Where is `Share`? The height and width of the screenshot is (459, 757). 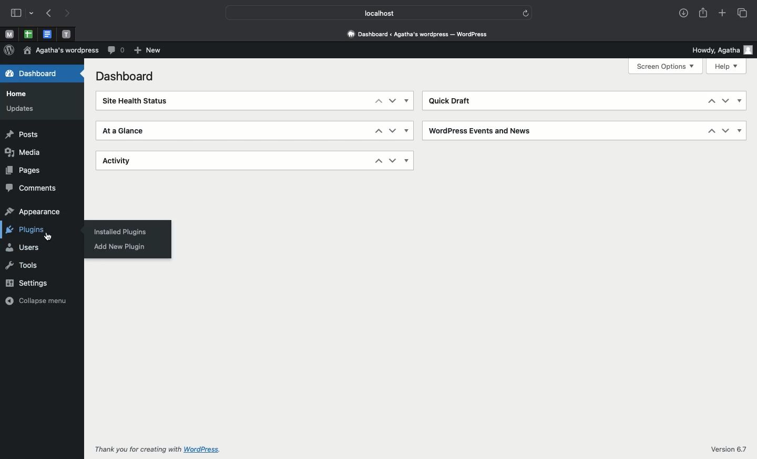 Share is located at coordinates (704, 14).